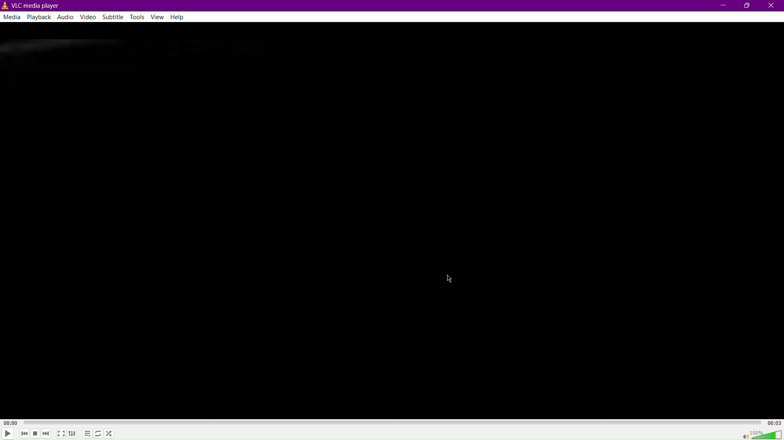  Describe the element at coordinates (46, 434) in the screenshot. I see `Skip forward` at that location.